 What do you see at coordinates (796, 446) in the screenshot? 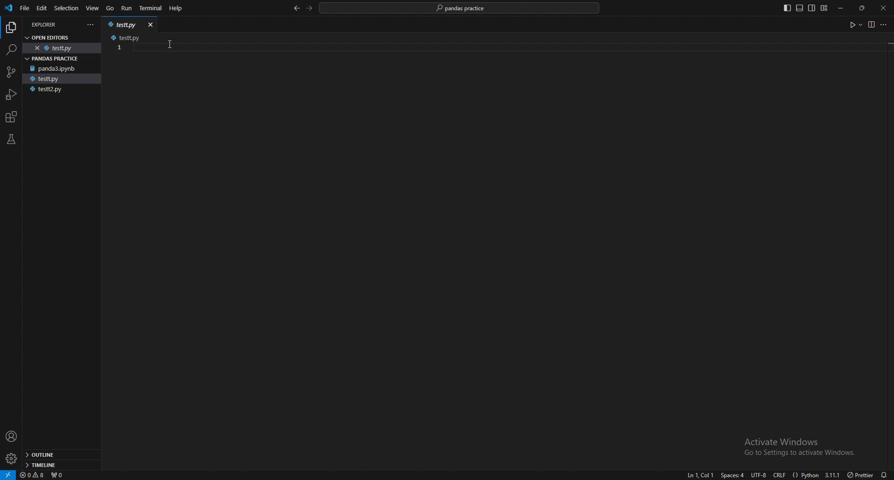
I see `Activate Windows
Go to Settings to activate Windows.` at bounding box center [796, 446].